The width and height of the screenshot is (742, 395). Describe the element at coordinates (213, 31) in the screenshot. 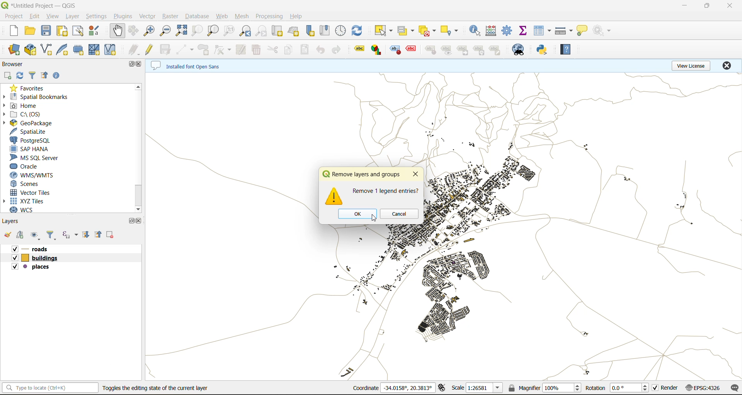

I see `zoom layer` at that location.